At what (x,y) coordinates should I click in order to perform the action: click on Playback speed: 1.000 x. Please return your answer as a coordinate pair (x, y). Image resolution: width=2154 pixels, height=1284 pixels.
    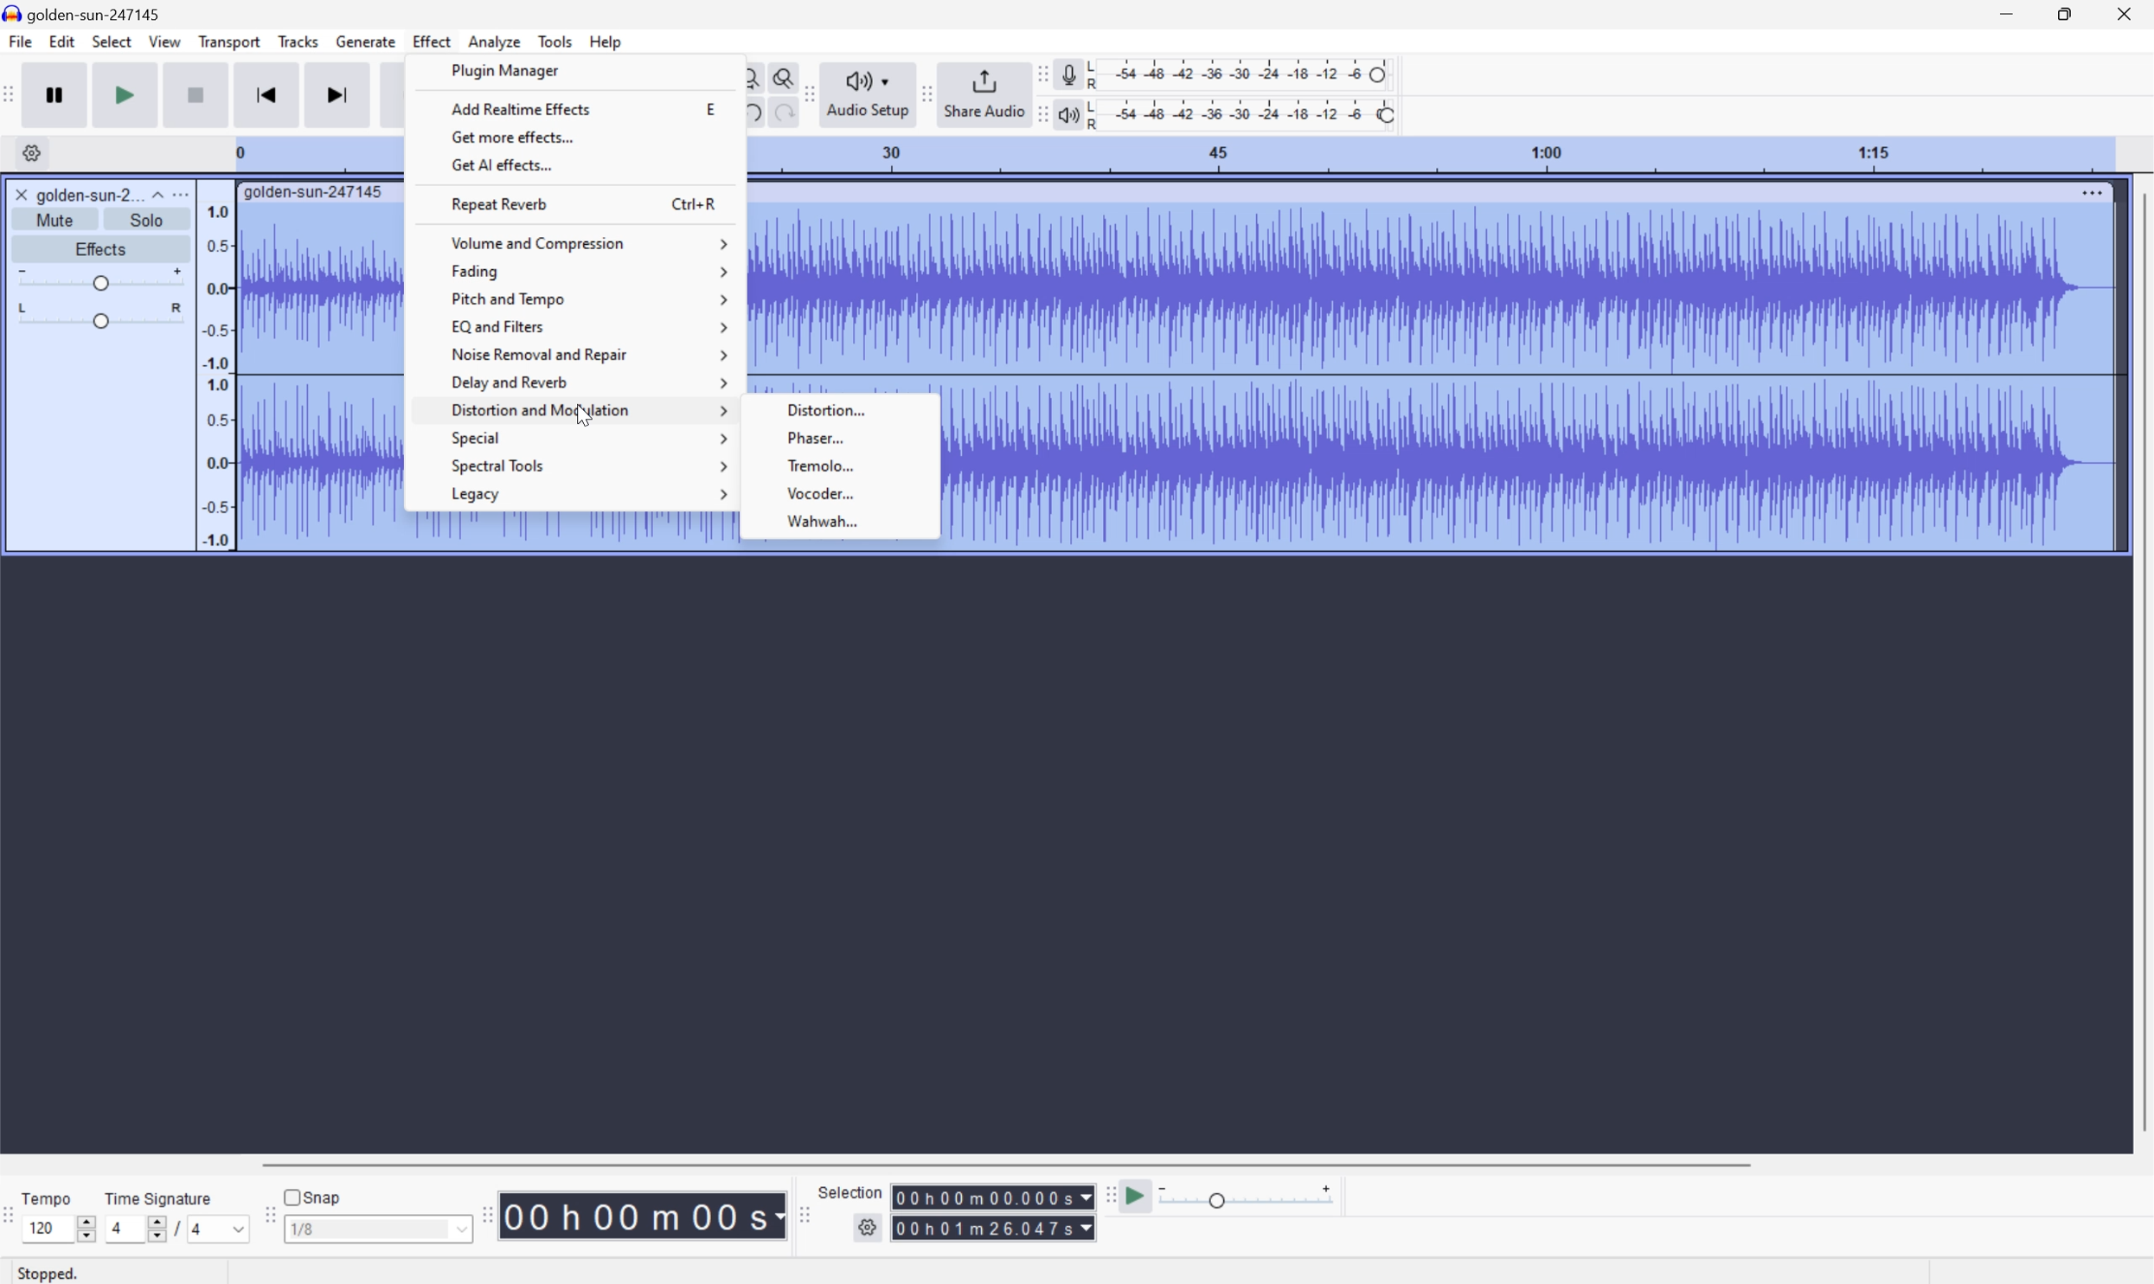
    Looking at the image, I should click on (1249, 1194).